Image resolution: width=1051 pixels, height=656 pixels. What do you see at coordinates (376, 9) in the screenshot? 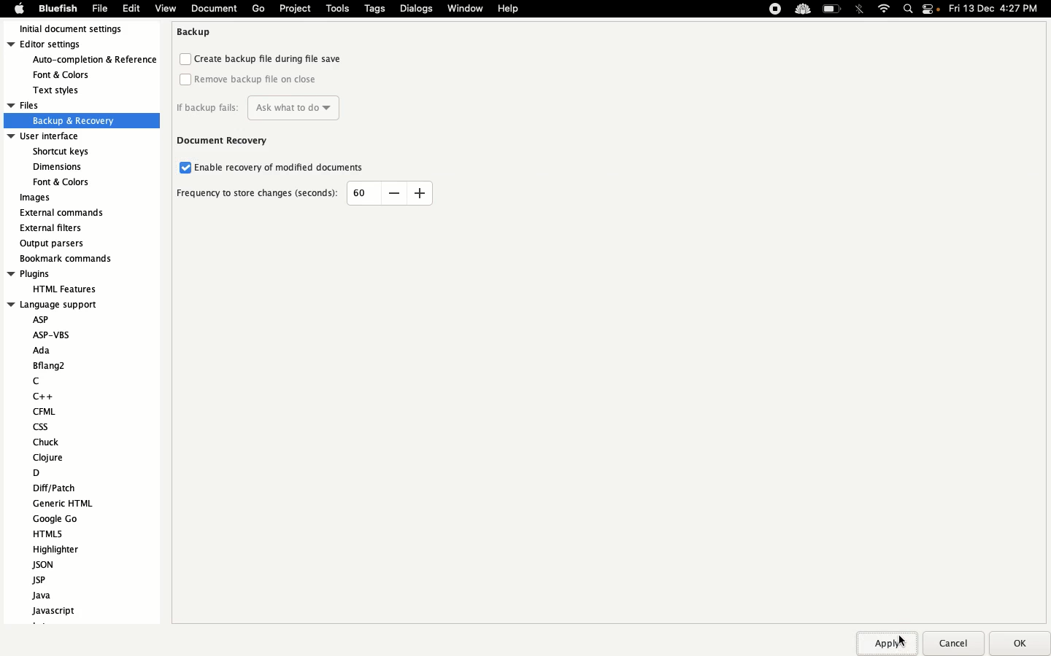
I see `Tags` at bounding box center [376, 9].